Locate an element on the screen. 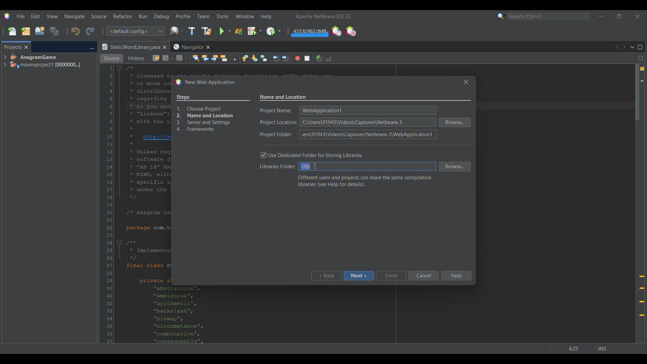  Next bookmark is located at coordinates (254, 58).